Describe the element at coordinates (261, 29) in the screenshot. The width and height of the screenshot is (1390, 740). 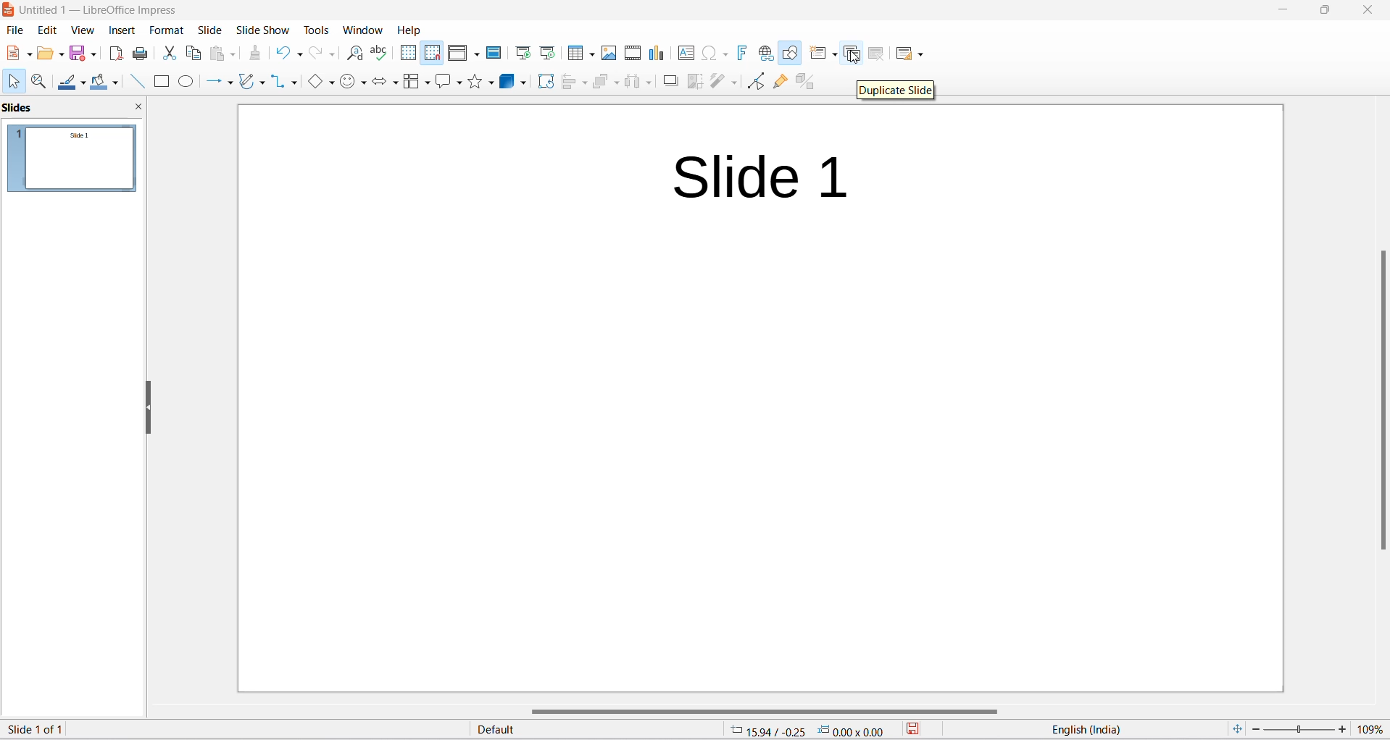
I see `slide show` at that location.